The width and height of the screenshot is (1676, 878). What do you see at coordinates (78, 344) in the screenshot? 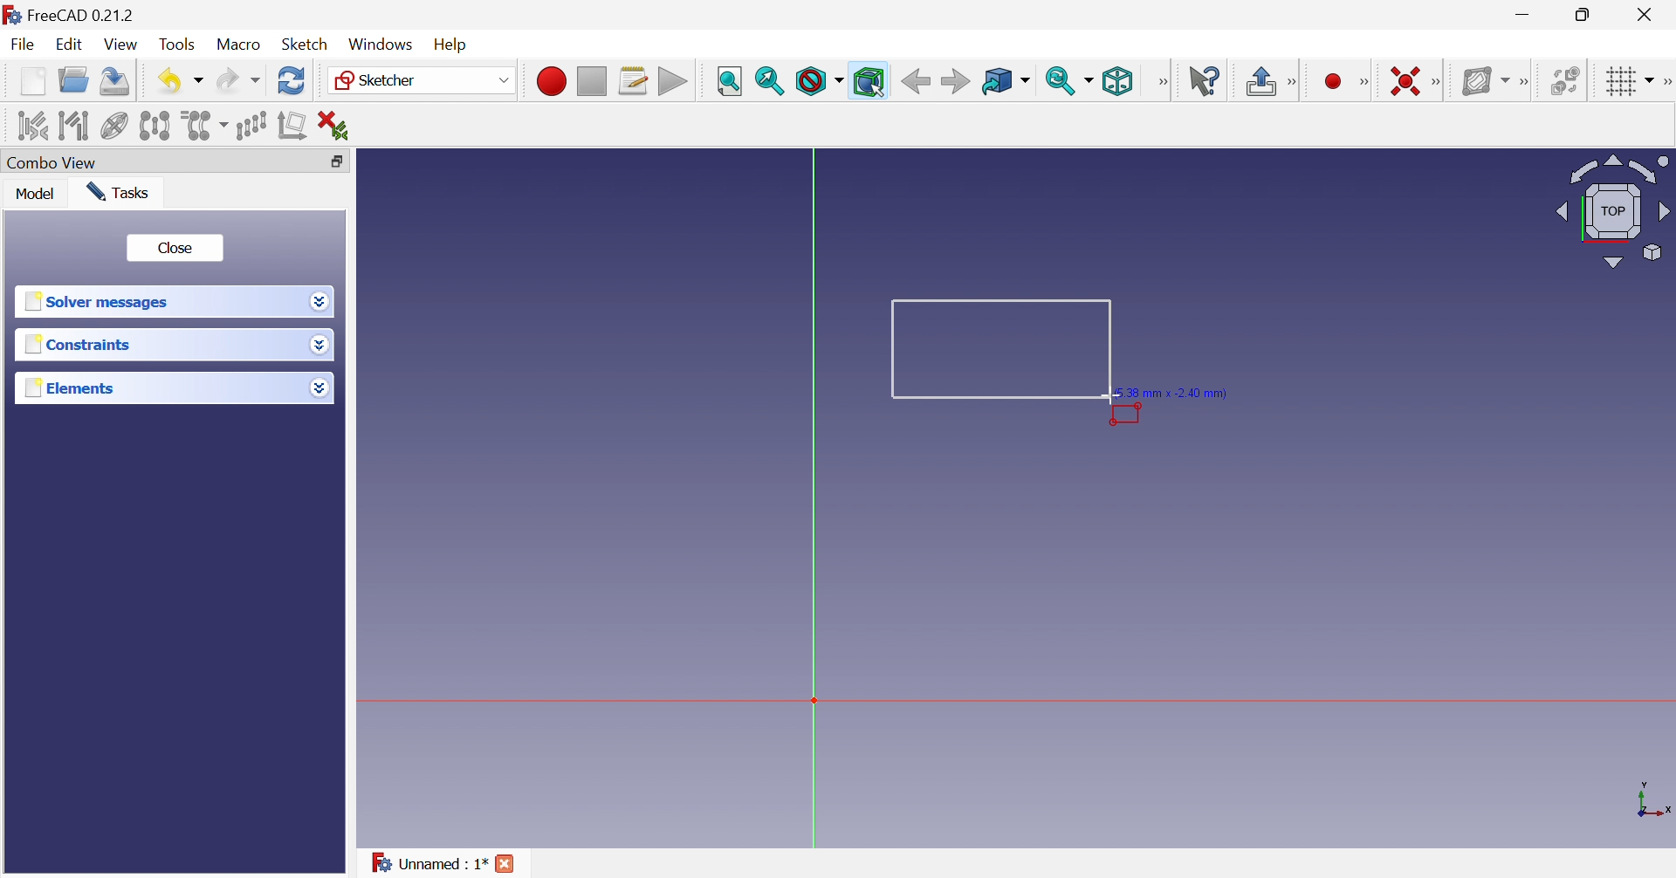
I see `Constraints` at bounding box center [78, 344].